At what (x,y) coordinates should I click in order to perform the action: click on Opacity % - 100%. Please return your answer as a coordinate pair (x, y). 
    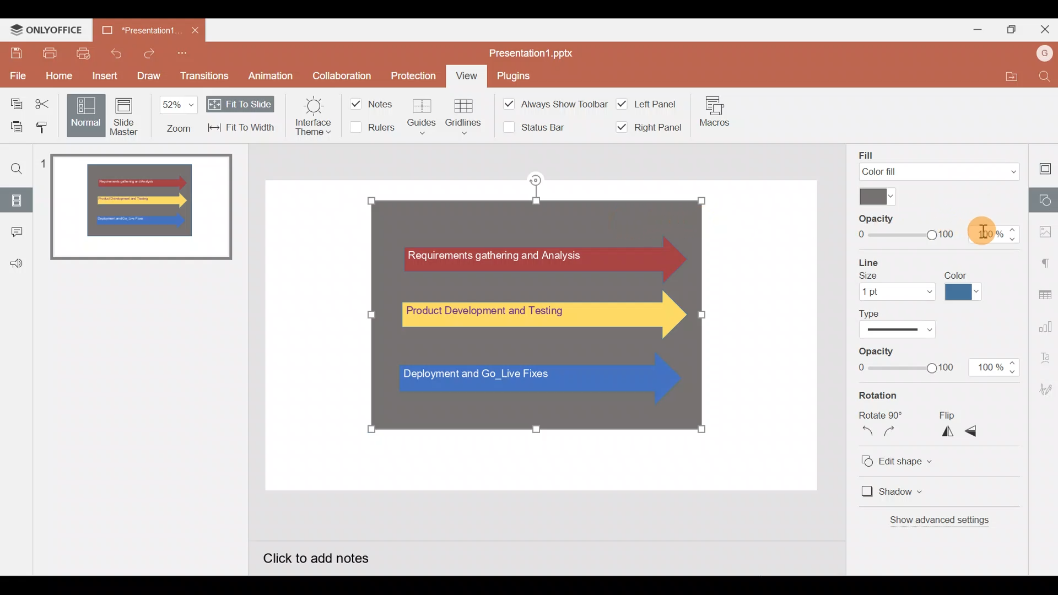
    Looking at the image, I should click on (997, 234).